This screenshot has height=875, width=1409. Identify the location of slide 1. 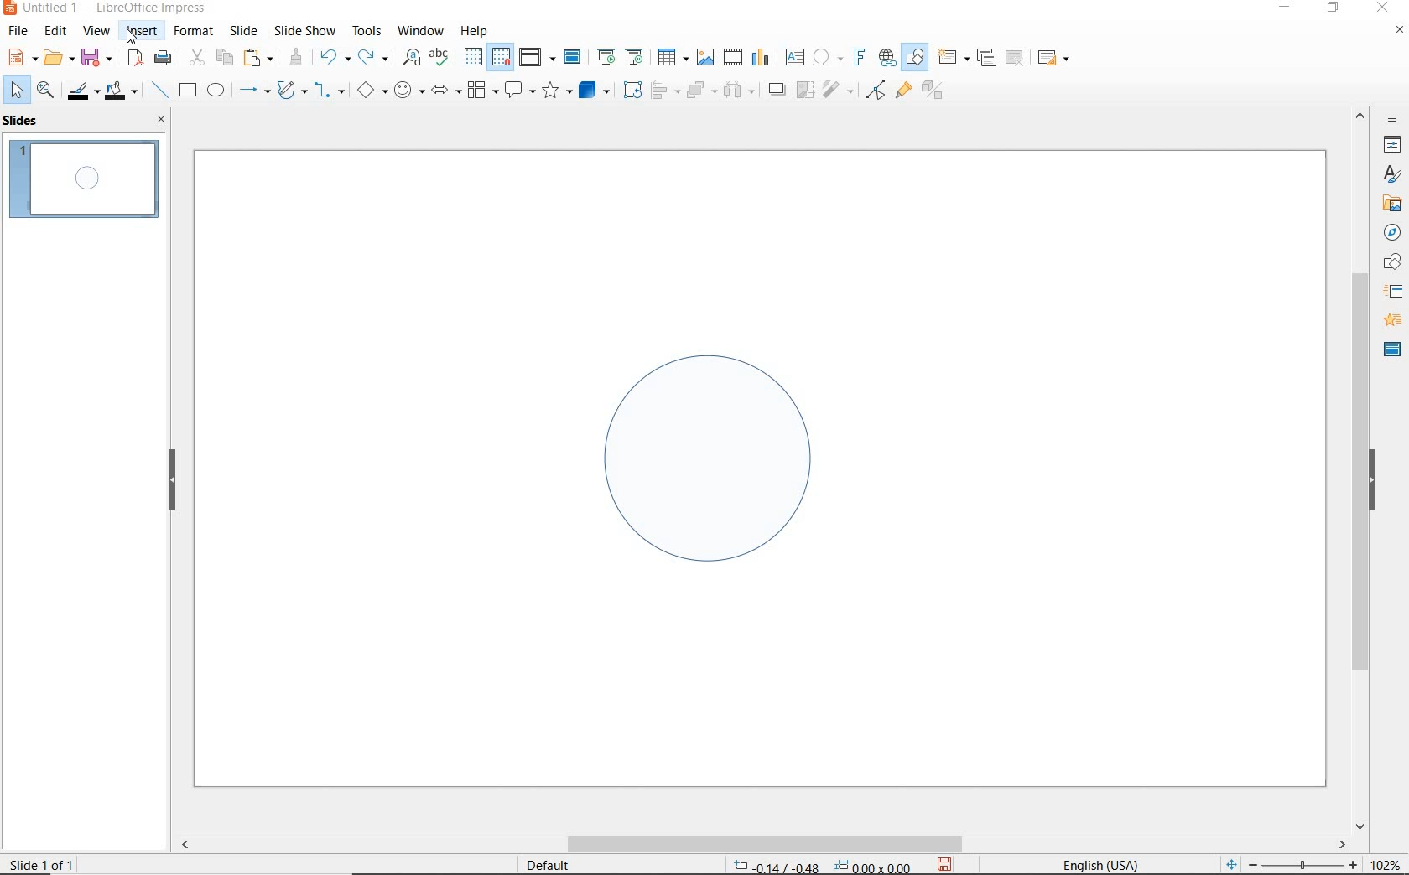
(86, 181).